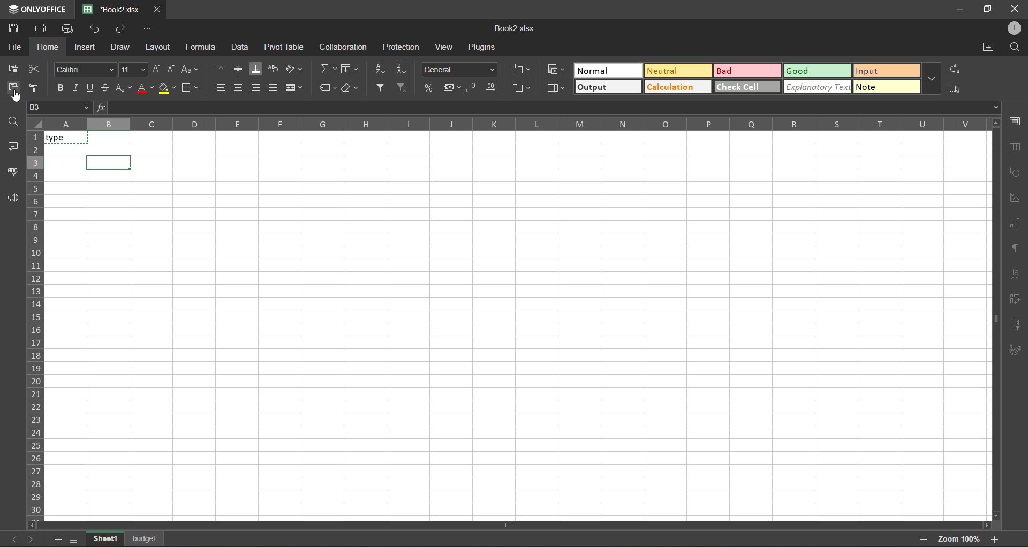 The image size is (1028, 547). What do you see at coordinates (524, 89) in the screenshot?
I see `delete cells` at bounding box center [524, 89].